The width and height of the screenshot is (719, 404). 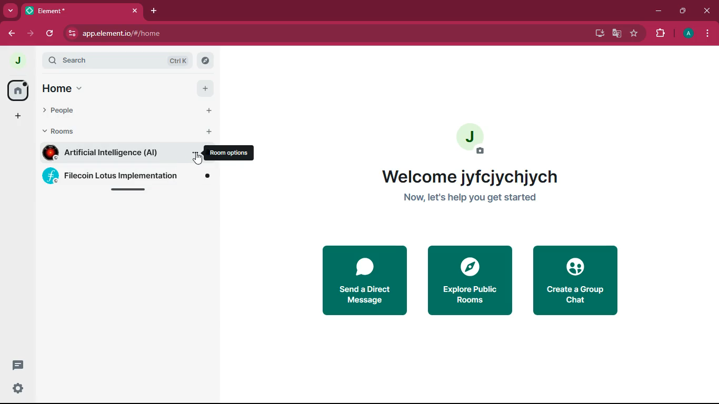 I want to click on close, so click(x=705, y=9).